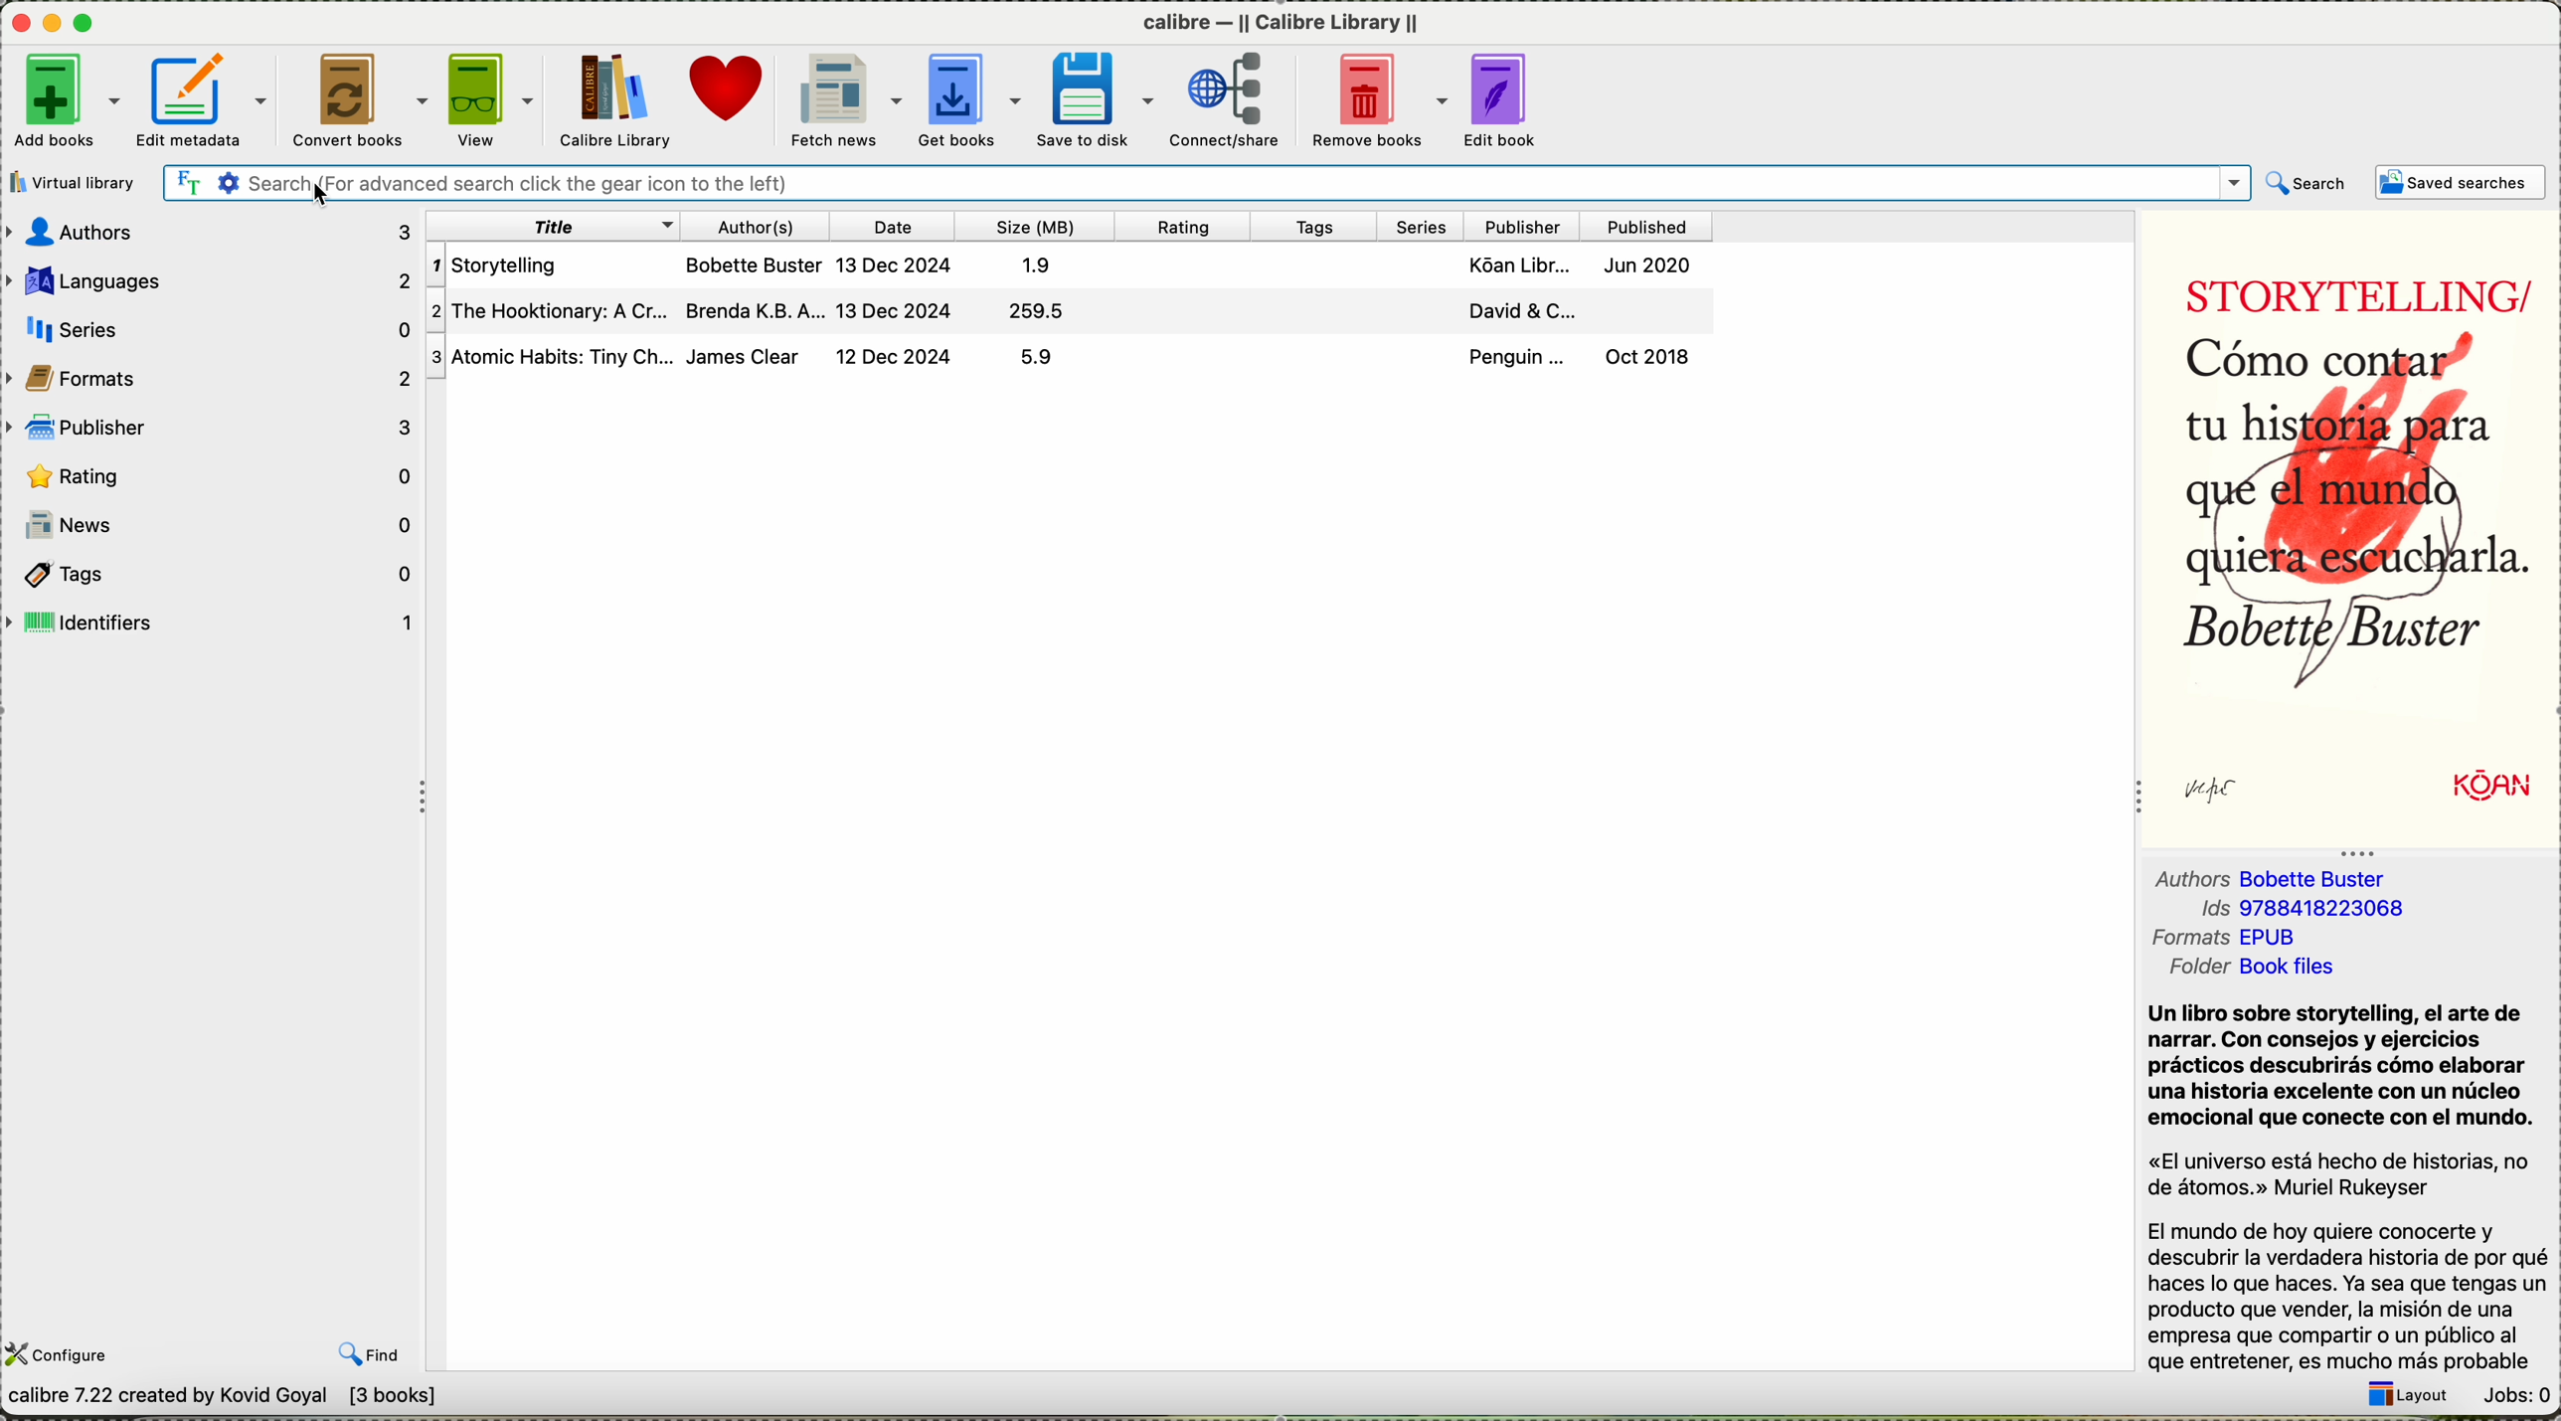  I want to click on Brenda K.B.A, so click(758, 311).